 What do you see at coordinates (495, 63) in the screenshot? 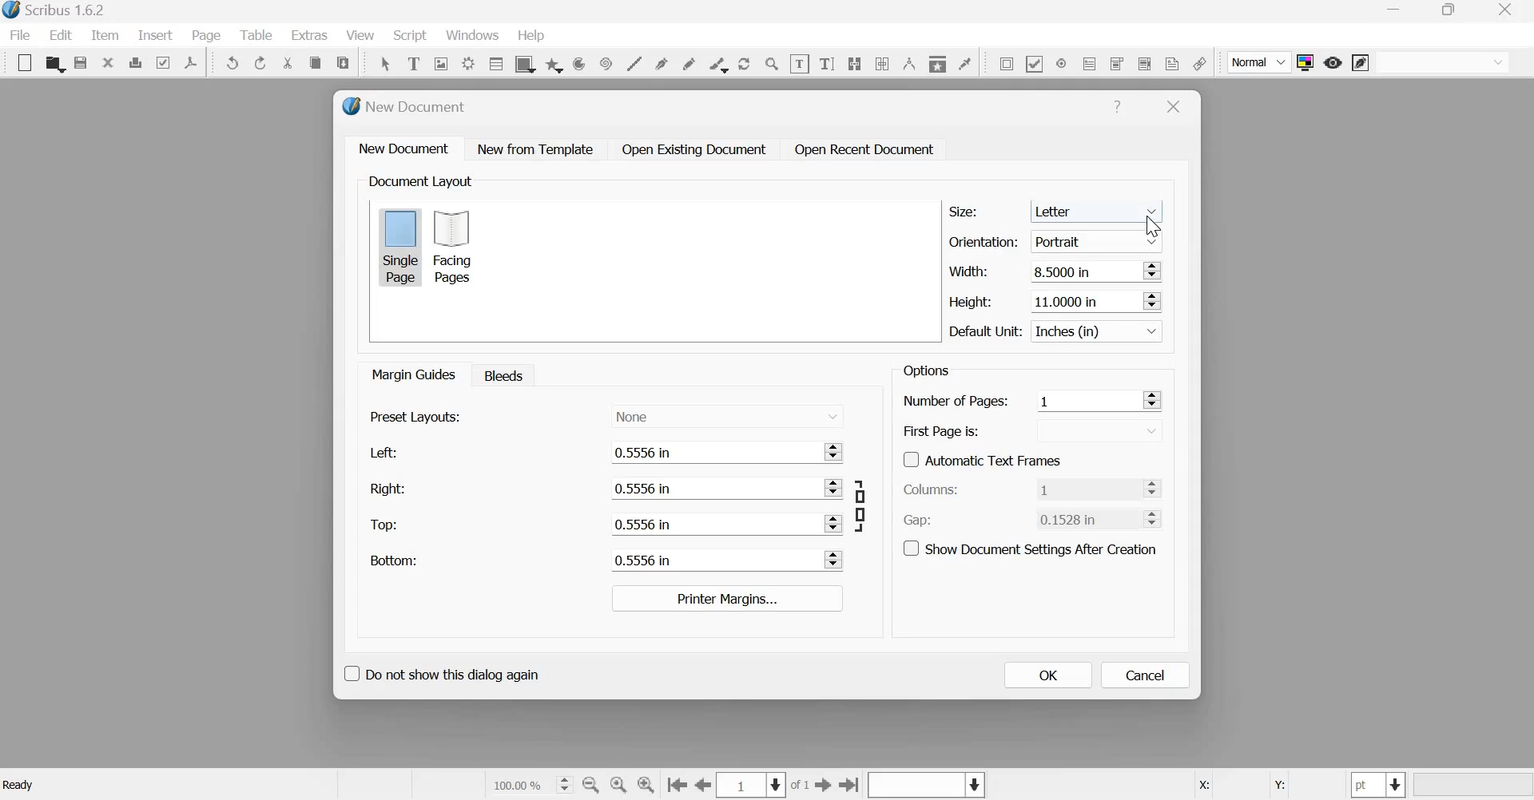
I see `table` at bounding box center [495, 63].